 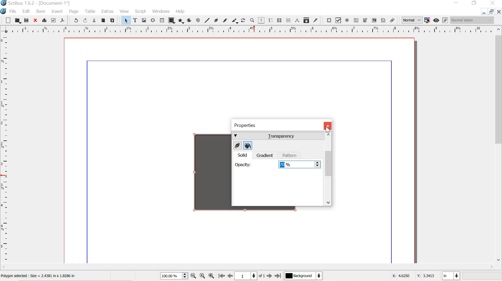 I want to click on pdf check box, so click(x=339, y=20).